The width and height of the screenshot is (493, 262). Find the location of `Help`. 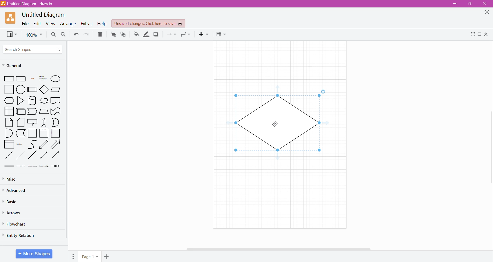

Help is located at coordinates (102, 24).